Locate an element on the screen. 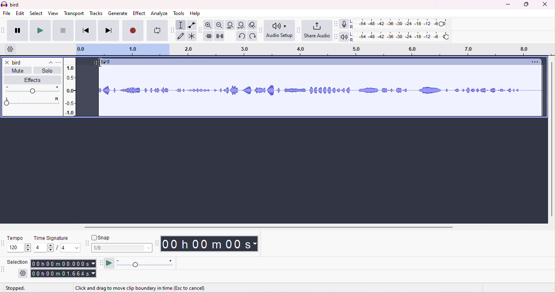 Image resolution: width=555 pixels, height=293 pixels. time signature is located at coordinates (51, 238).